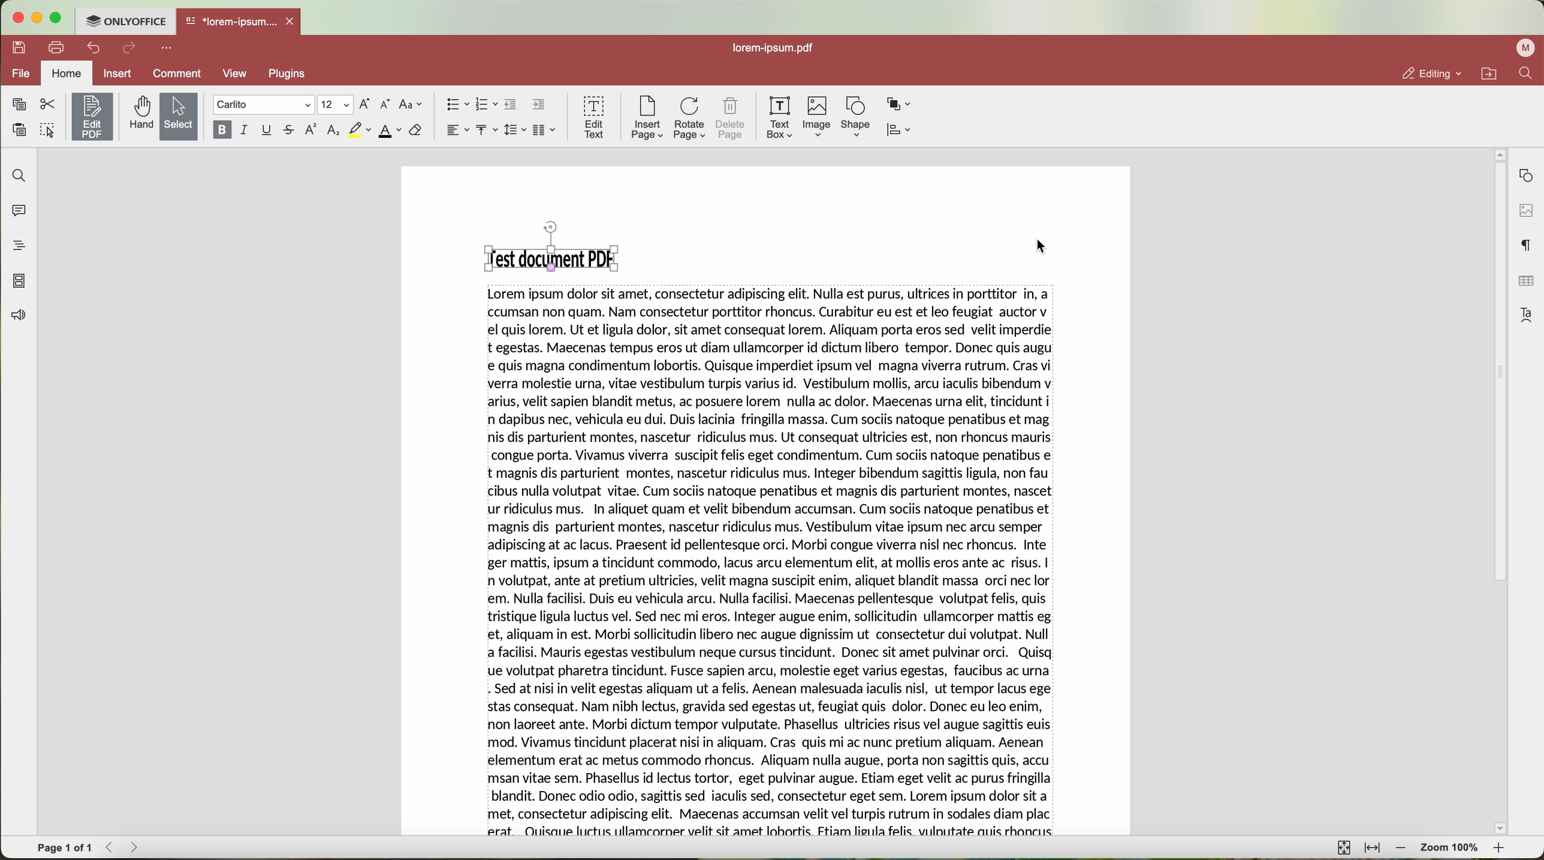 The image size is (1544, 860). What do you see at coordinates (22, 212) in the screenshot?
I see `comments` at bounding box center [22, 212].